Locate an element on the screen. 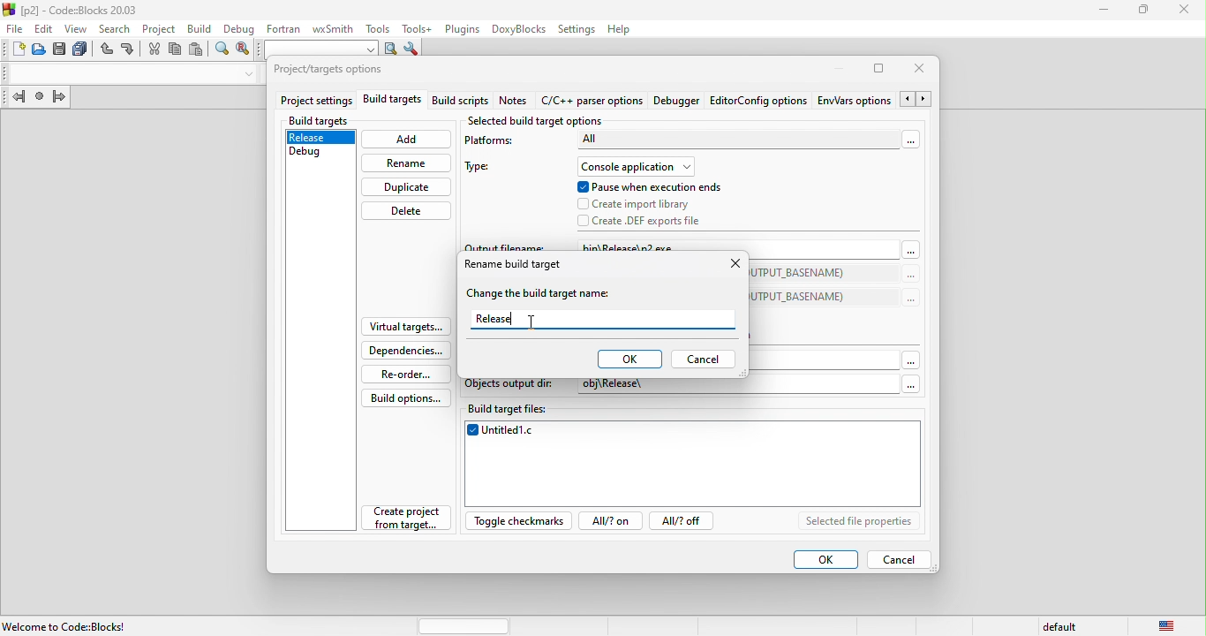  project is located at coordinates (158, 27).